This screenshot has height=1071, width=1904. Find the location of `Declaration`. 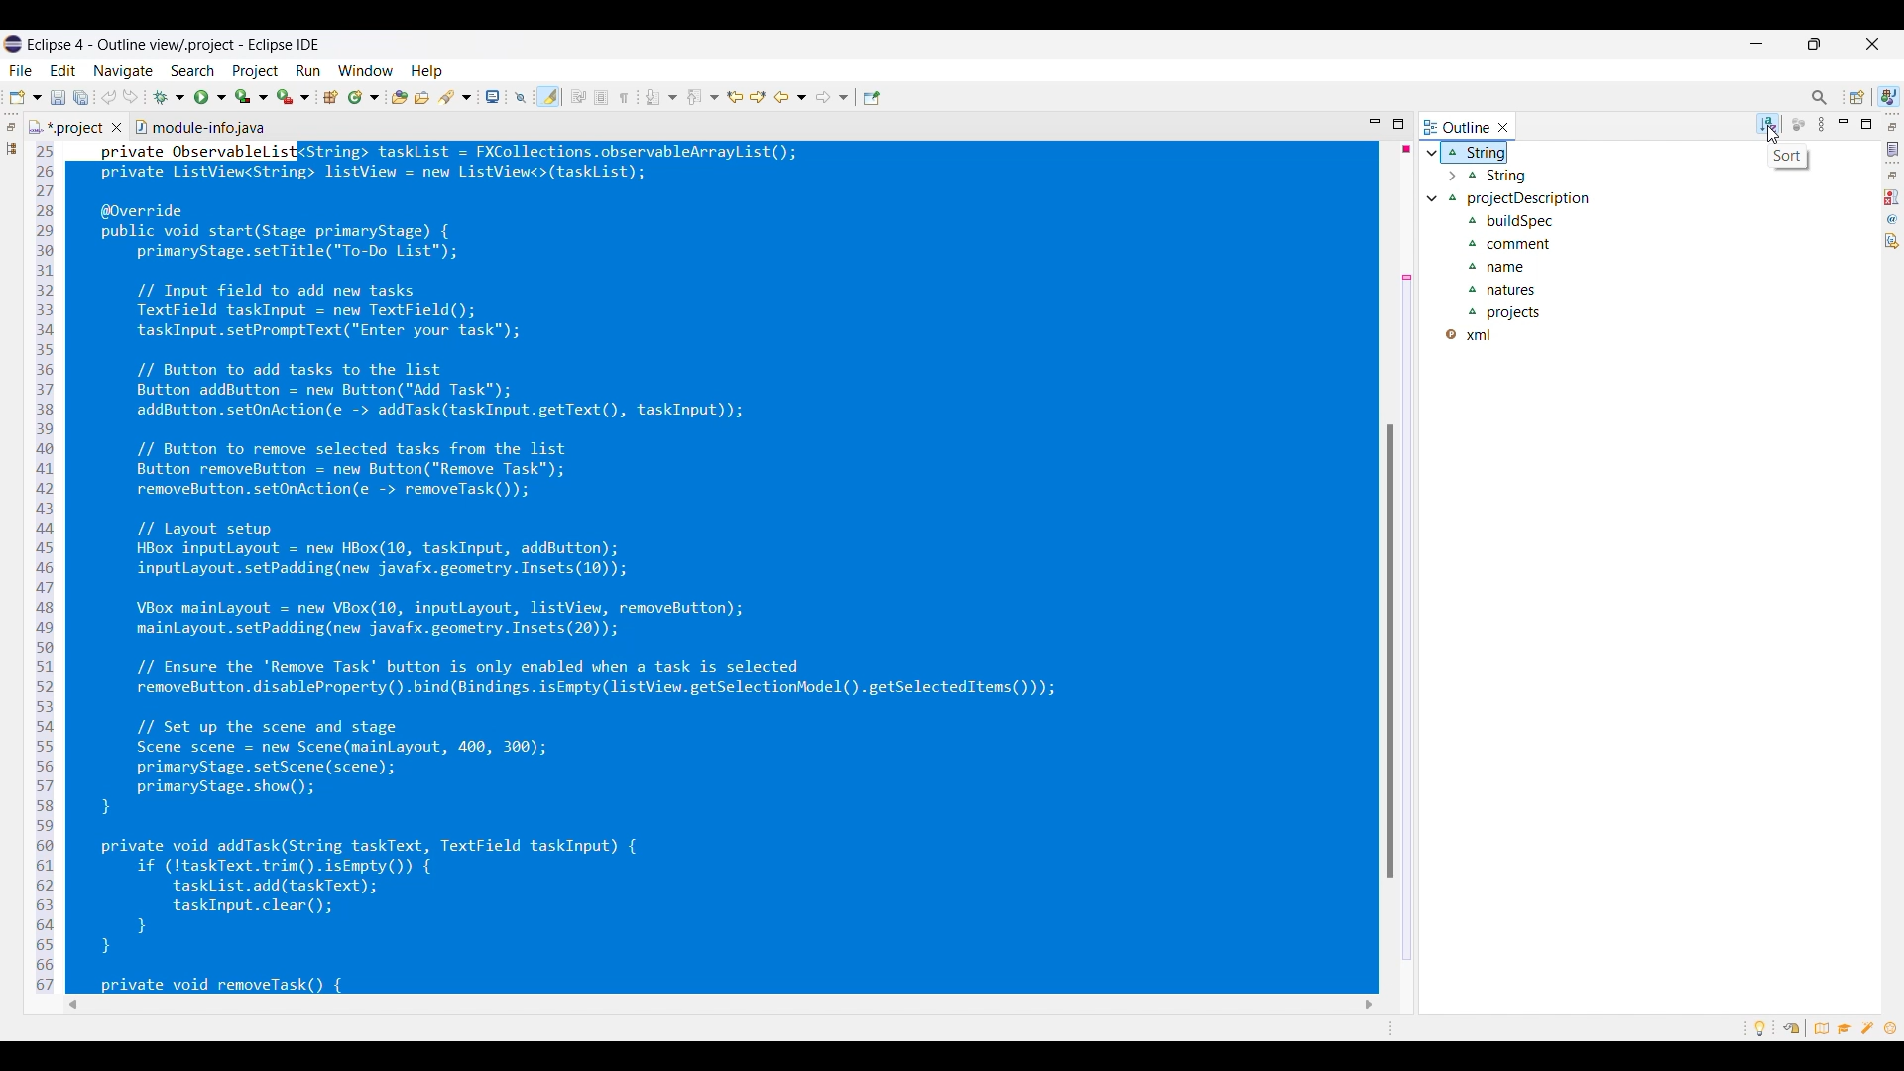

Declaration is located at coordinates (1892, 241).